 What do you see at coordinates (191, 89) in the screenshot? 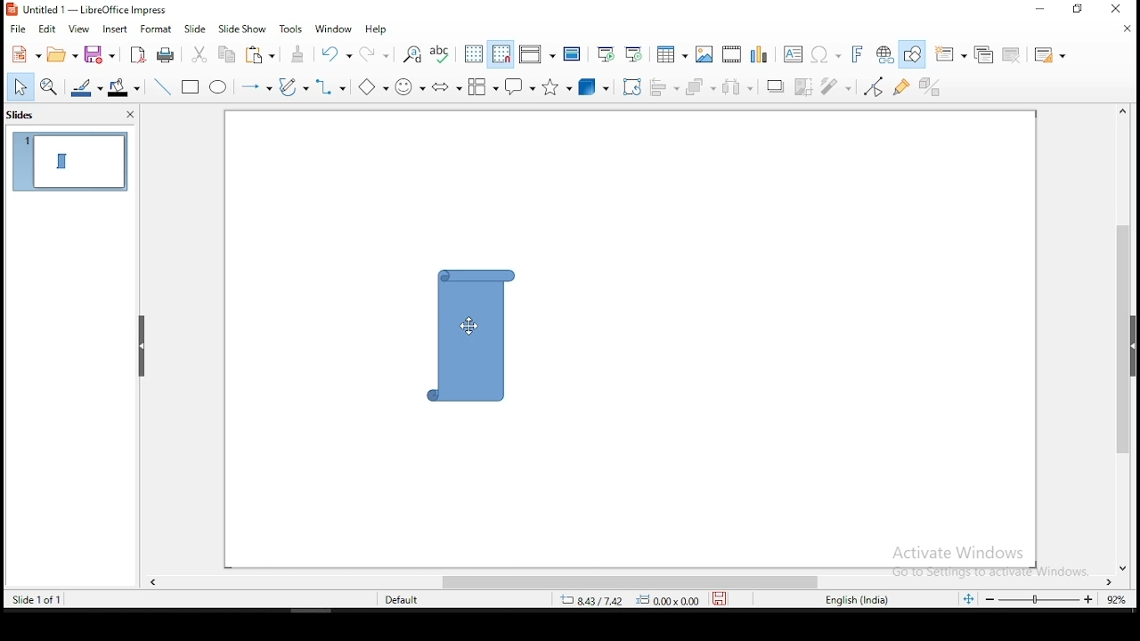
I see `rectangle` at bounding box center [191, 89].